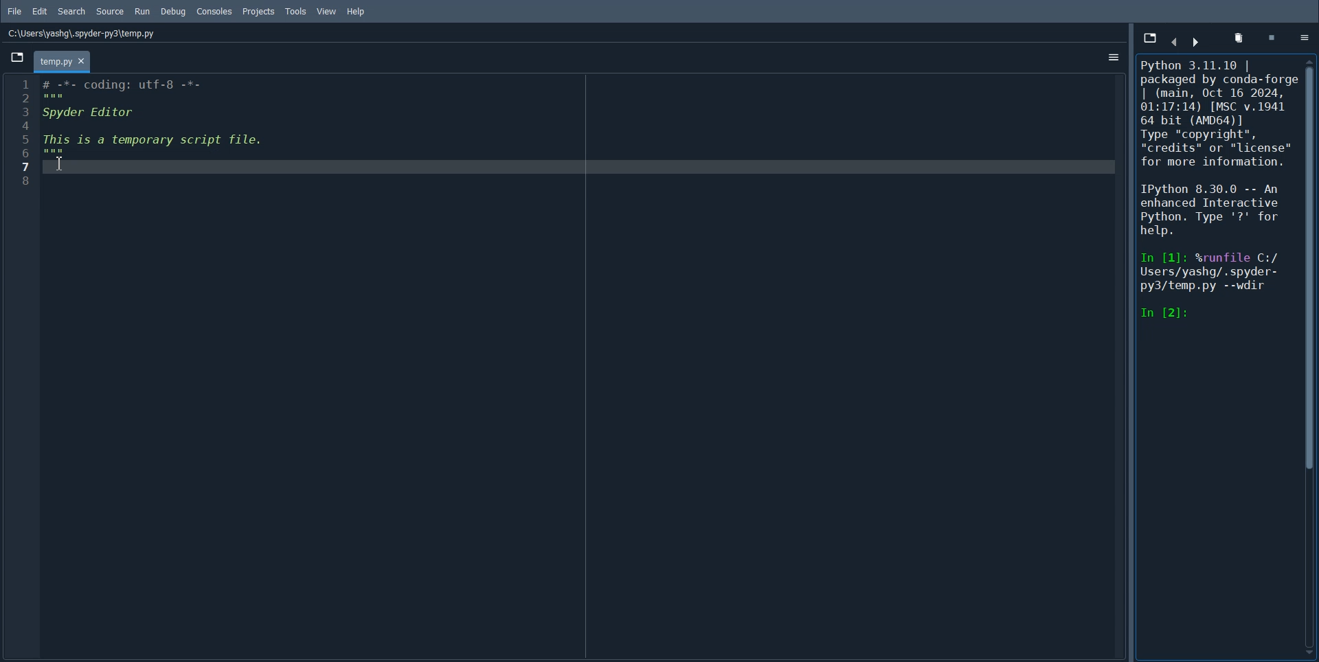 The image size is (1319, 662). What do you see at coordinates (113, 12) in the screenshot?
I see `Source` at bounding box center [113, 12].